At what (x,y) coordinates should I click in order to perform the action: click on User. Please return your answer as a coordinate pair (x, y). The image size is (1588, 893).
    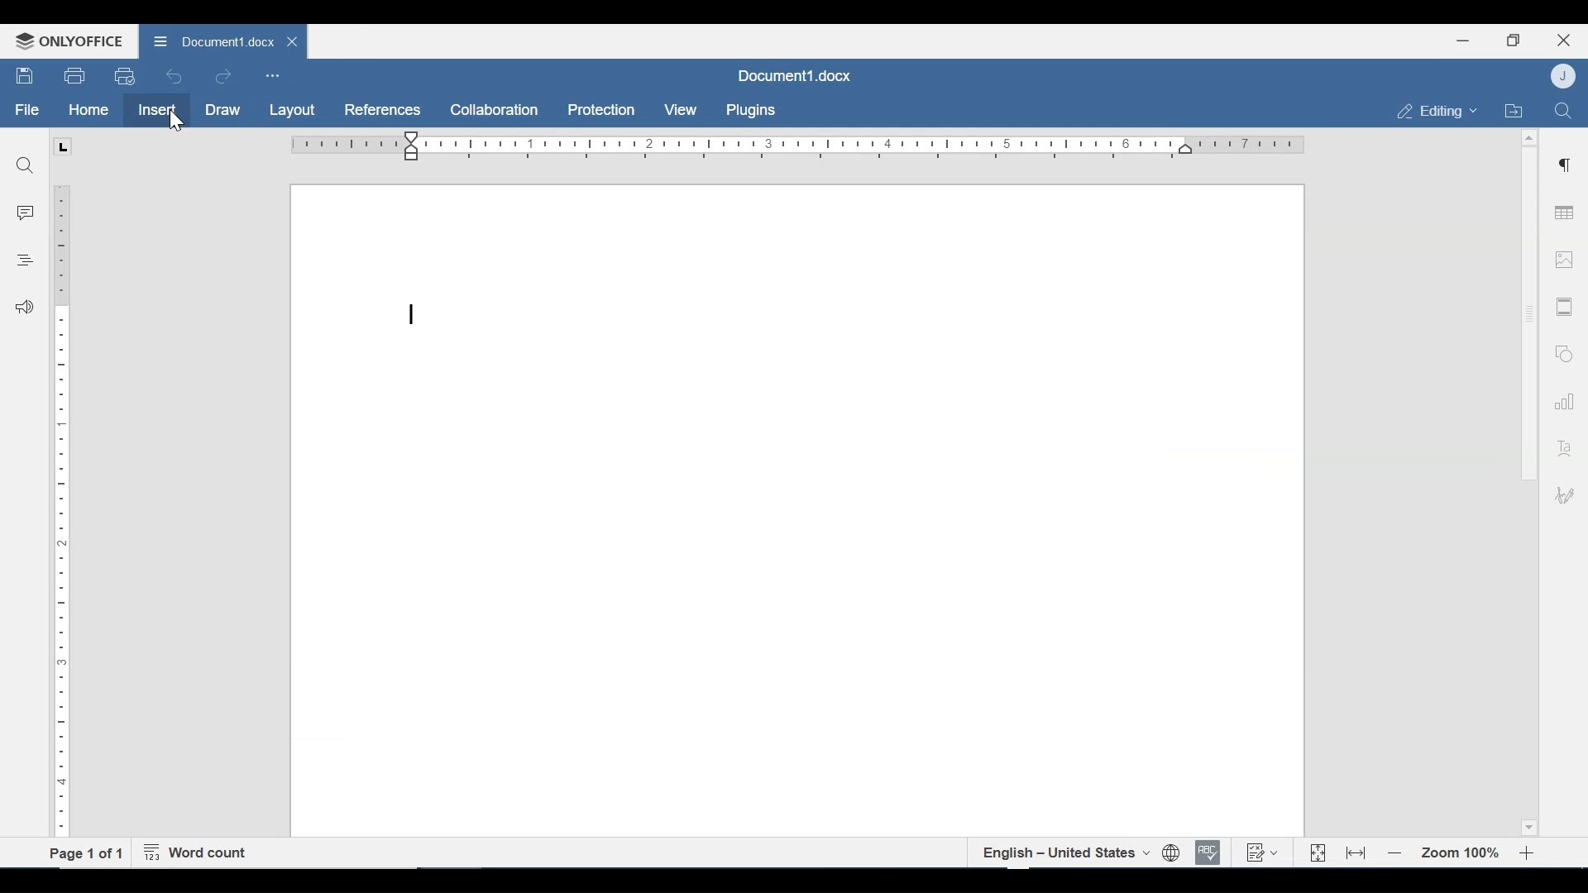
    Looking at the image, I should click on (1565, 75).